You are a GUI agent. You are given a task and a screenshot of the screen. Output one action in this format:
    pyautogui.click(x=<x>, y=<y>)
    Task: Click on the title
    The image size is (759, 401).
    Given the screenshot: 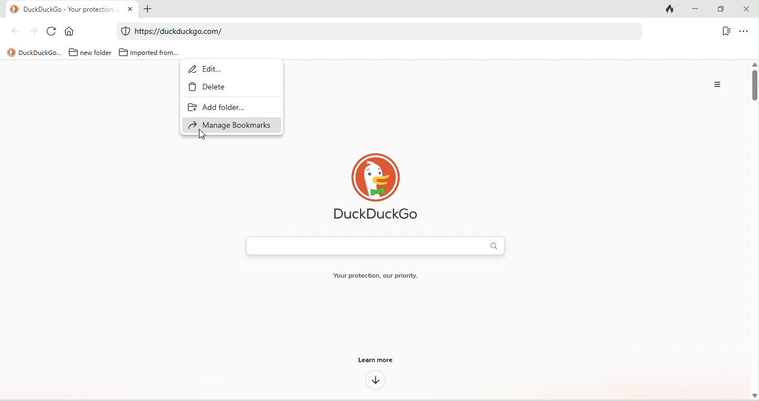 What is the action you would take?
    pyautogui.click(x=32, y=52)
    